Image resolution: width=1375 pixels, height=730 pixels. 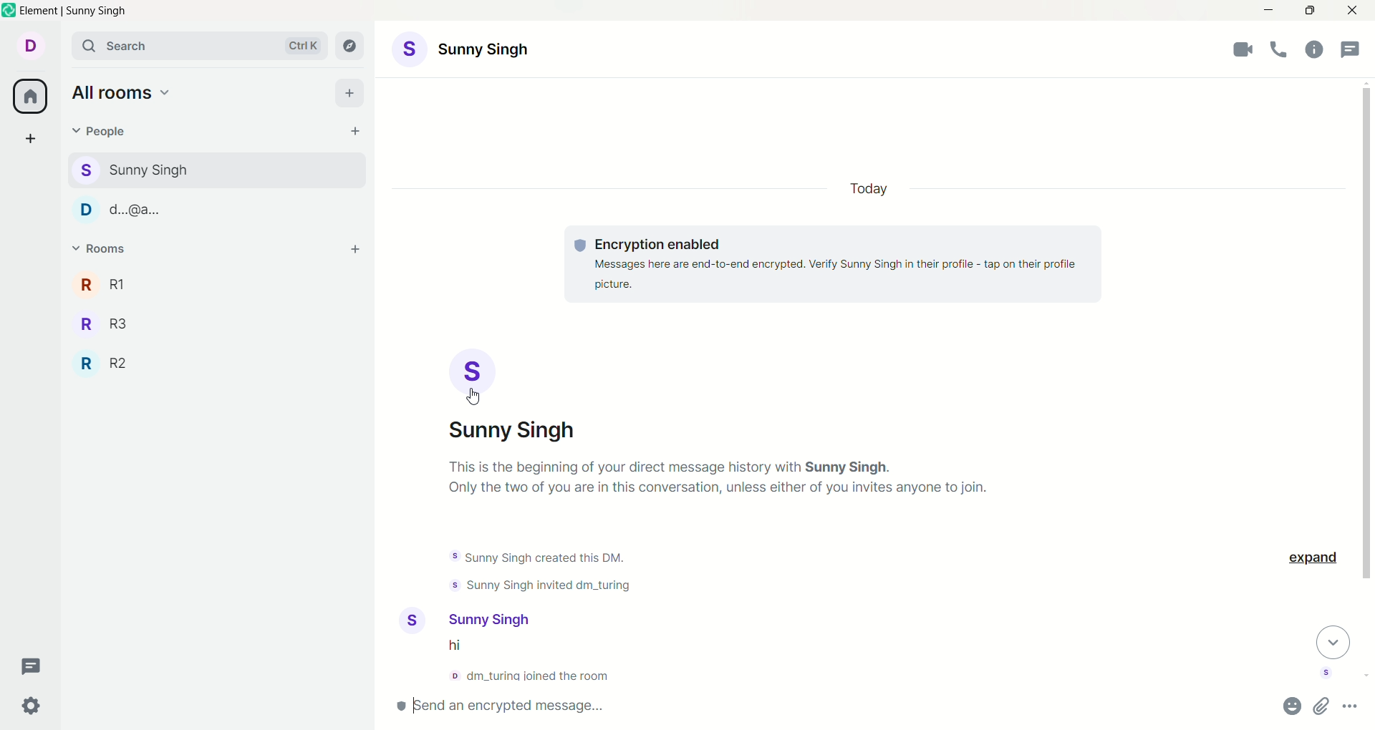 I want to click on expand, so click(x=1312, y=559).